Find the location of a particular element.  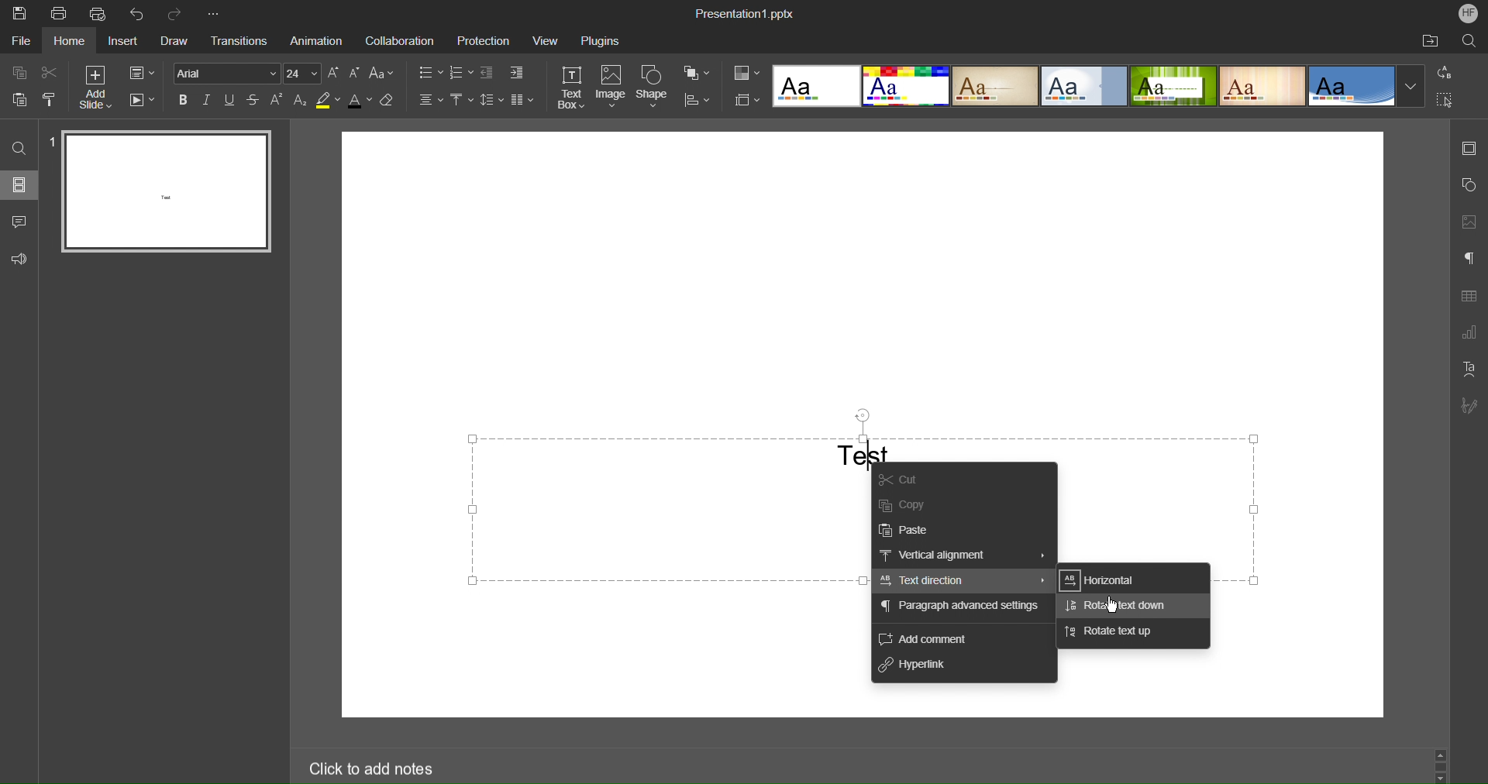

Hyperlink is located at coordinates (918, 669).